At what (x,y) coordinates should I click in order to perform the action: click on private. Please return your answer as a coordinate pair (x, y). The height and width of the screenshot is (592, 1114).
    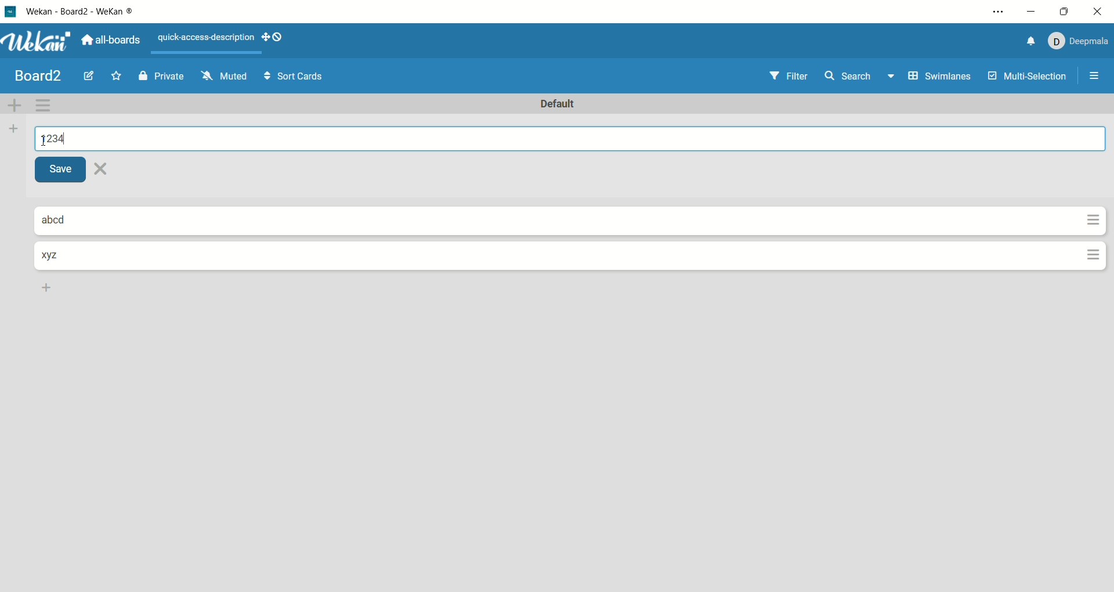
    Looking at the image, I should click on (162, 75).